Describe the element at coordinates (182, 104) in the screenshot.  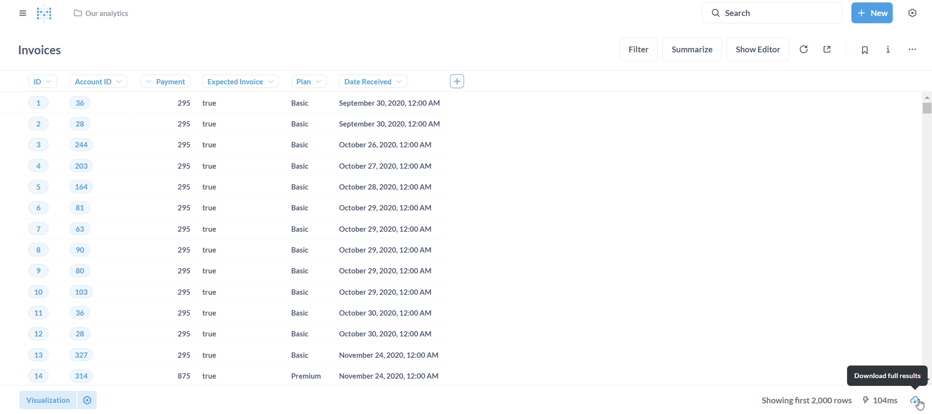
I see `295` at that location.